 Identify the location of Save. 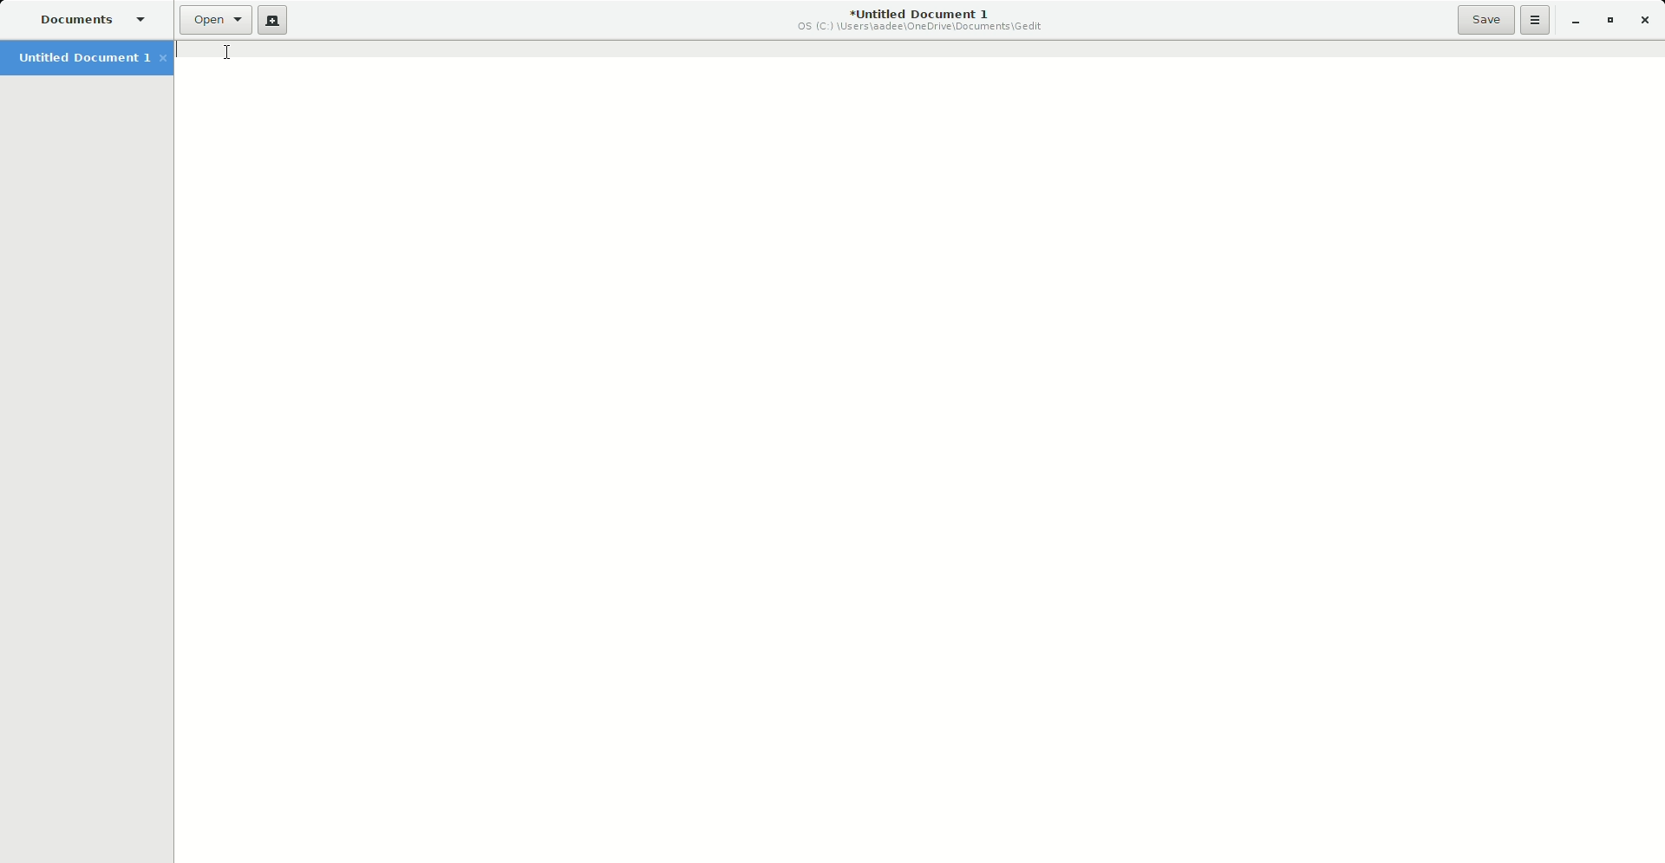
(1486, 19).